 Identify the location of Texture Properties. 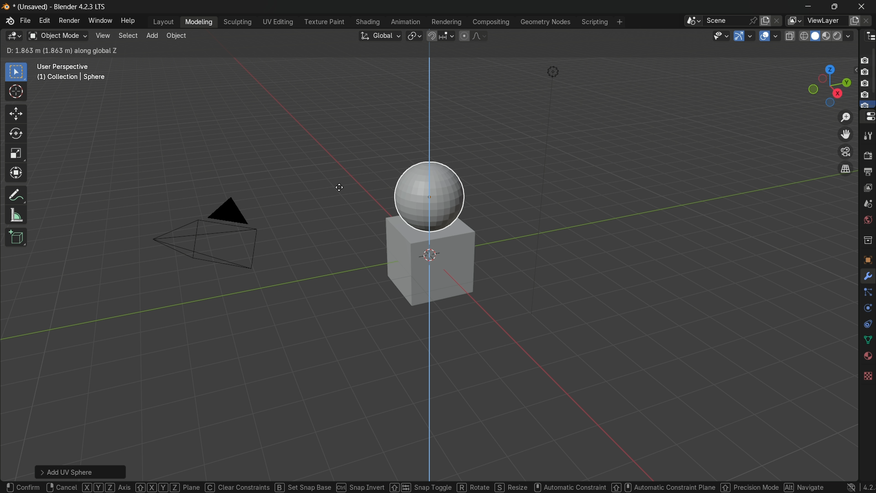
(868, 375).